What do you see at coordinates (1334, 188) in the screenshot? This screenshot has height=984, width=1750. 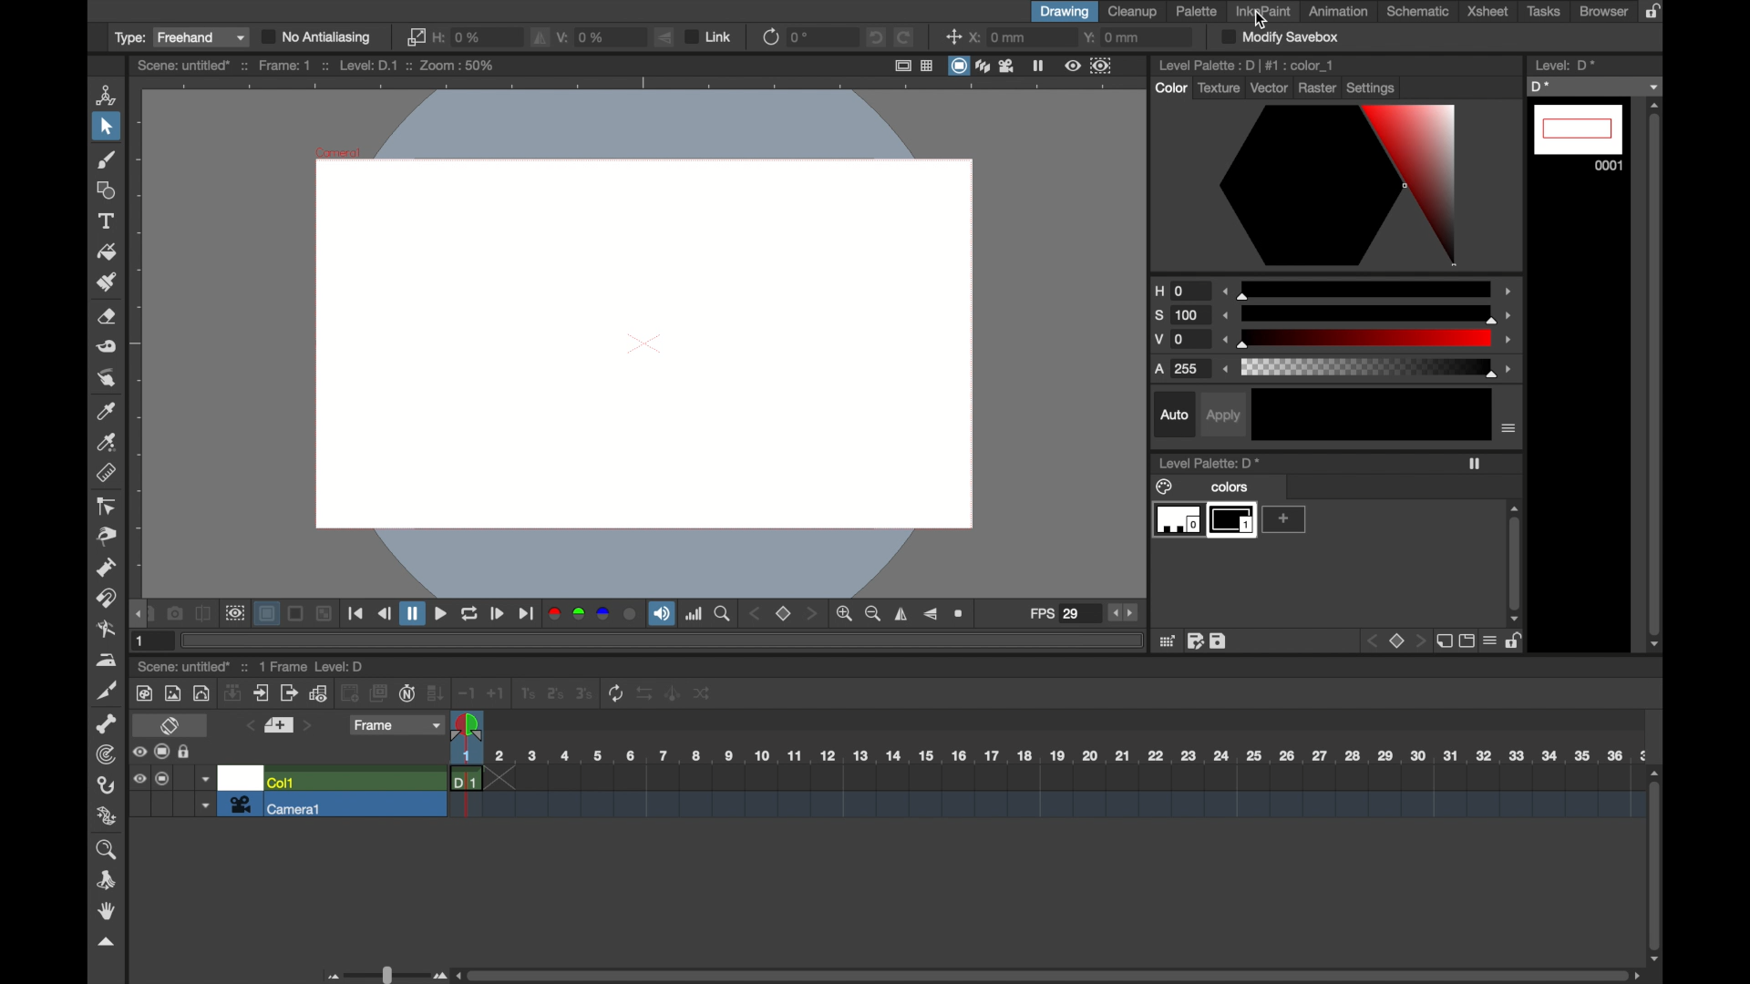 I see `color wheel` at bounding box center [1334, 188].